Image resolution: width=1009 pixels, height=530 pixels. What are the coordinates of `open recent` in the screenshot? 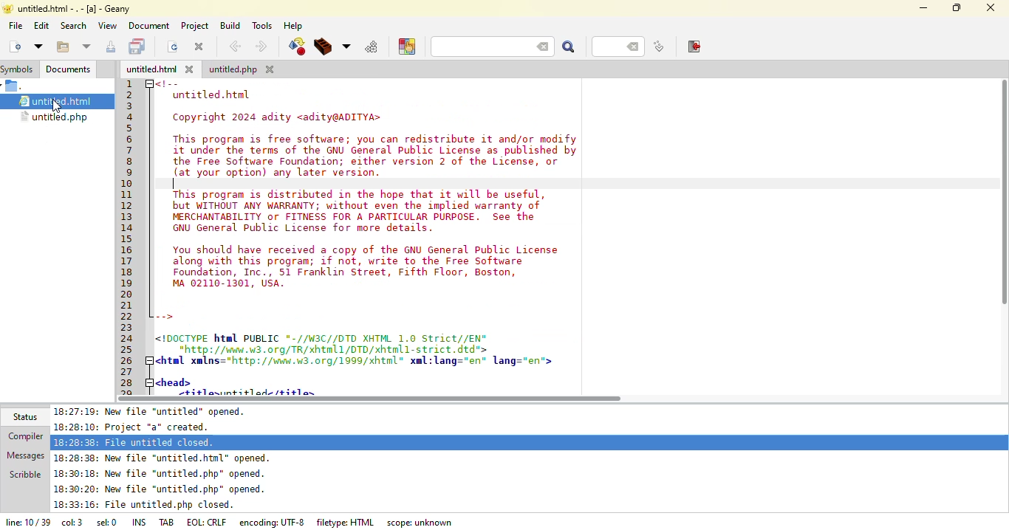 It's located at (87, 47).